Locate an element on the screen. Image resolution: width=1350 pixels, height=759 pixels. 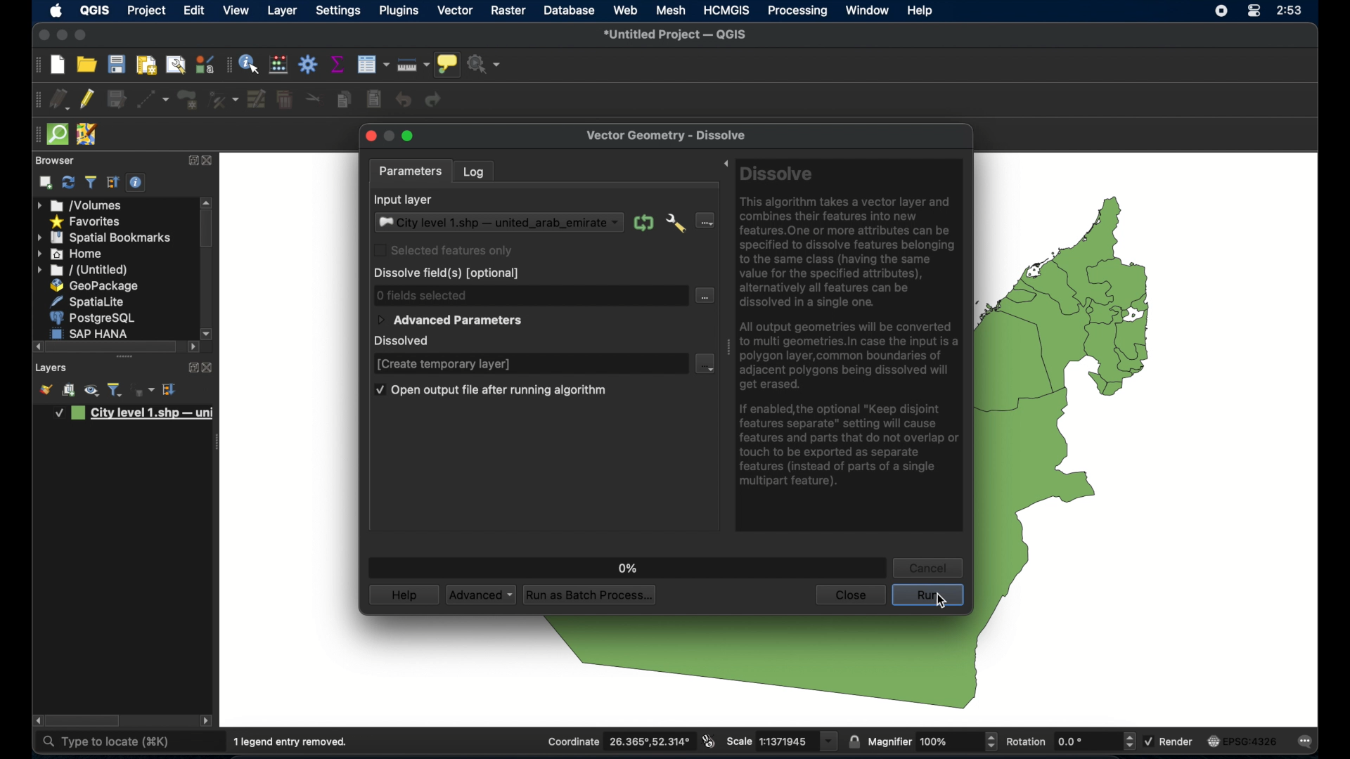
modify attributes is located at coordinates (255, 99).